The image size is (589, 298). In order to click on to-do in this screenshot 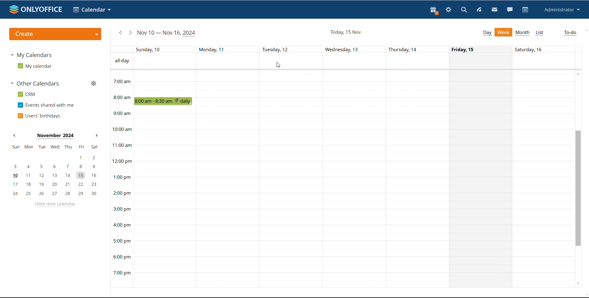, I will do `click(570, 33)`.